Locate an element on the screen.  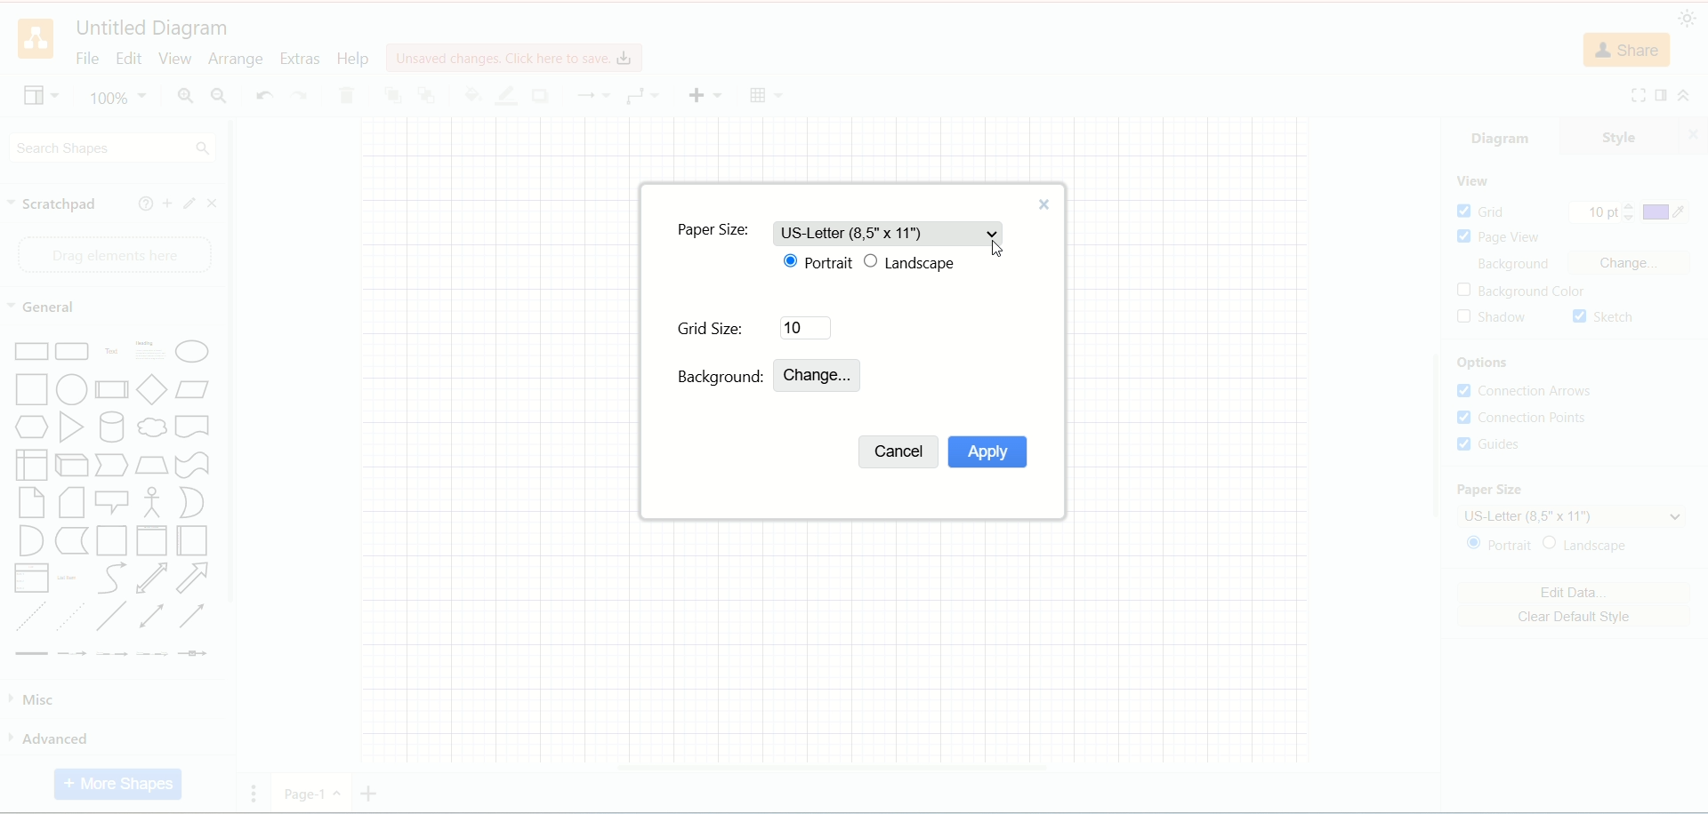
fullscreen is located at coordinates (1638, 94).